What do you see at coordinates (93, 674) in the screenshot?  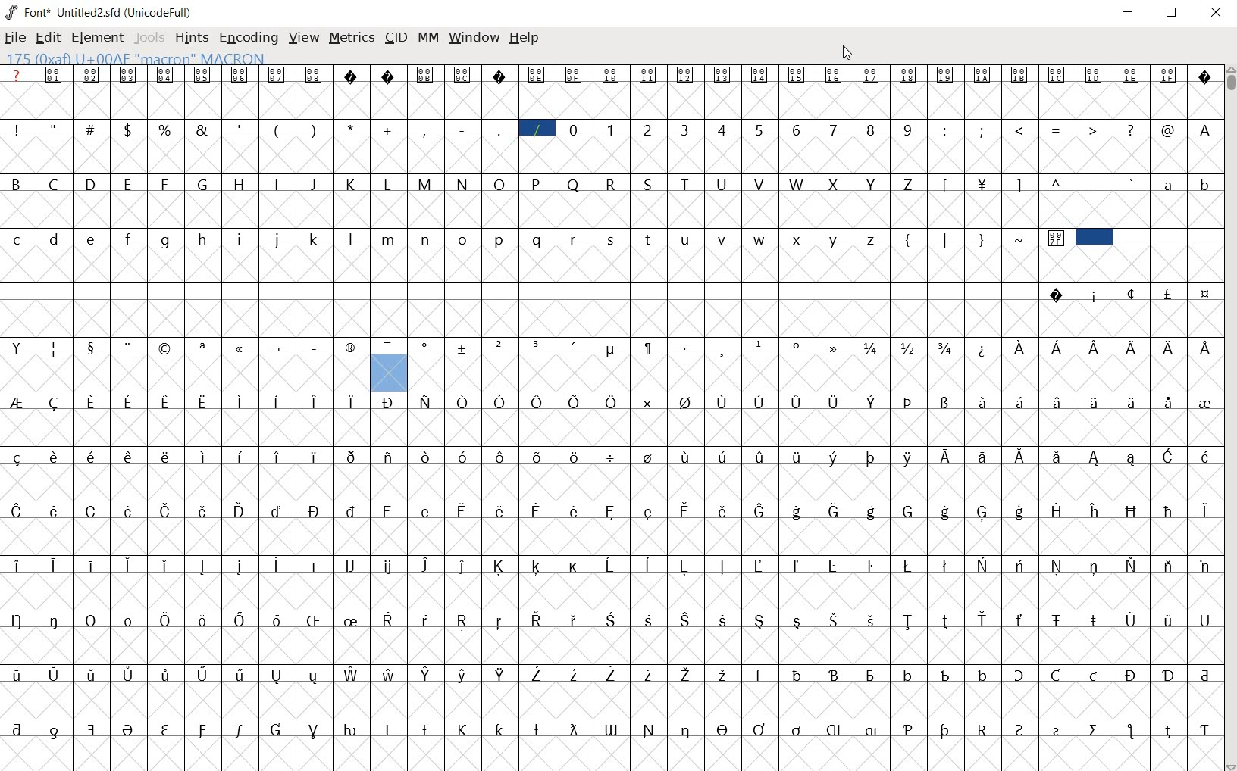 I see `Symbol` at bounding box center [93, 674].